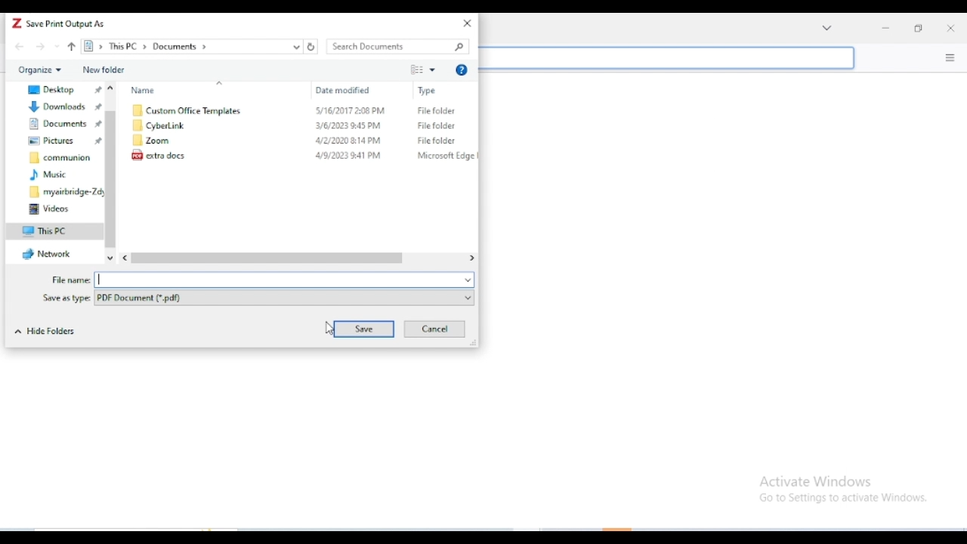 The height and width of the screenshot is (544, 967). I want to click on Cursor, so click(329, 330).